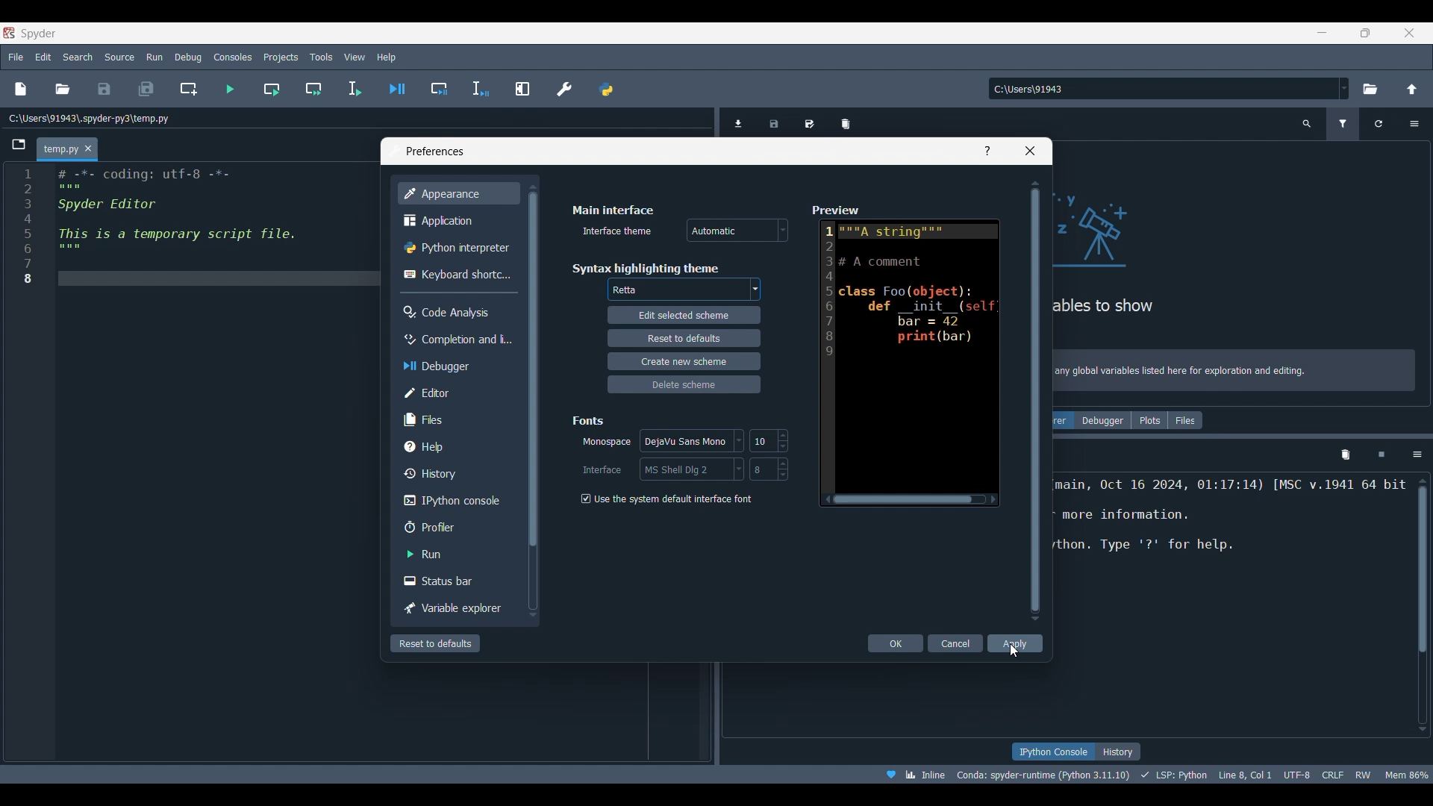 The width and height of the screenshot is (1433, 806). What do you see at coordinates (9, 33) in the screenshot?
I see `Software logo` at bounding box center [9, 33].